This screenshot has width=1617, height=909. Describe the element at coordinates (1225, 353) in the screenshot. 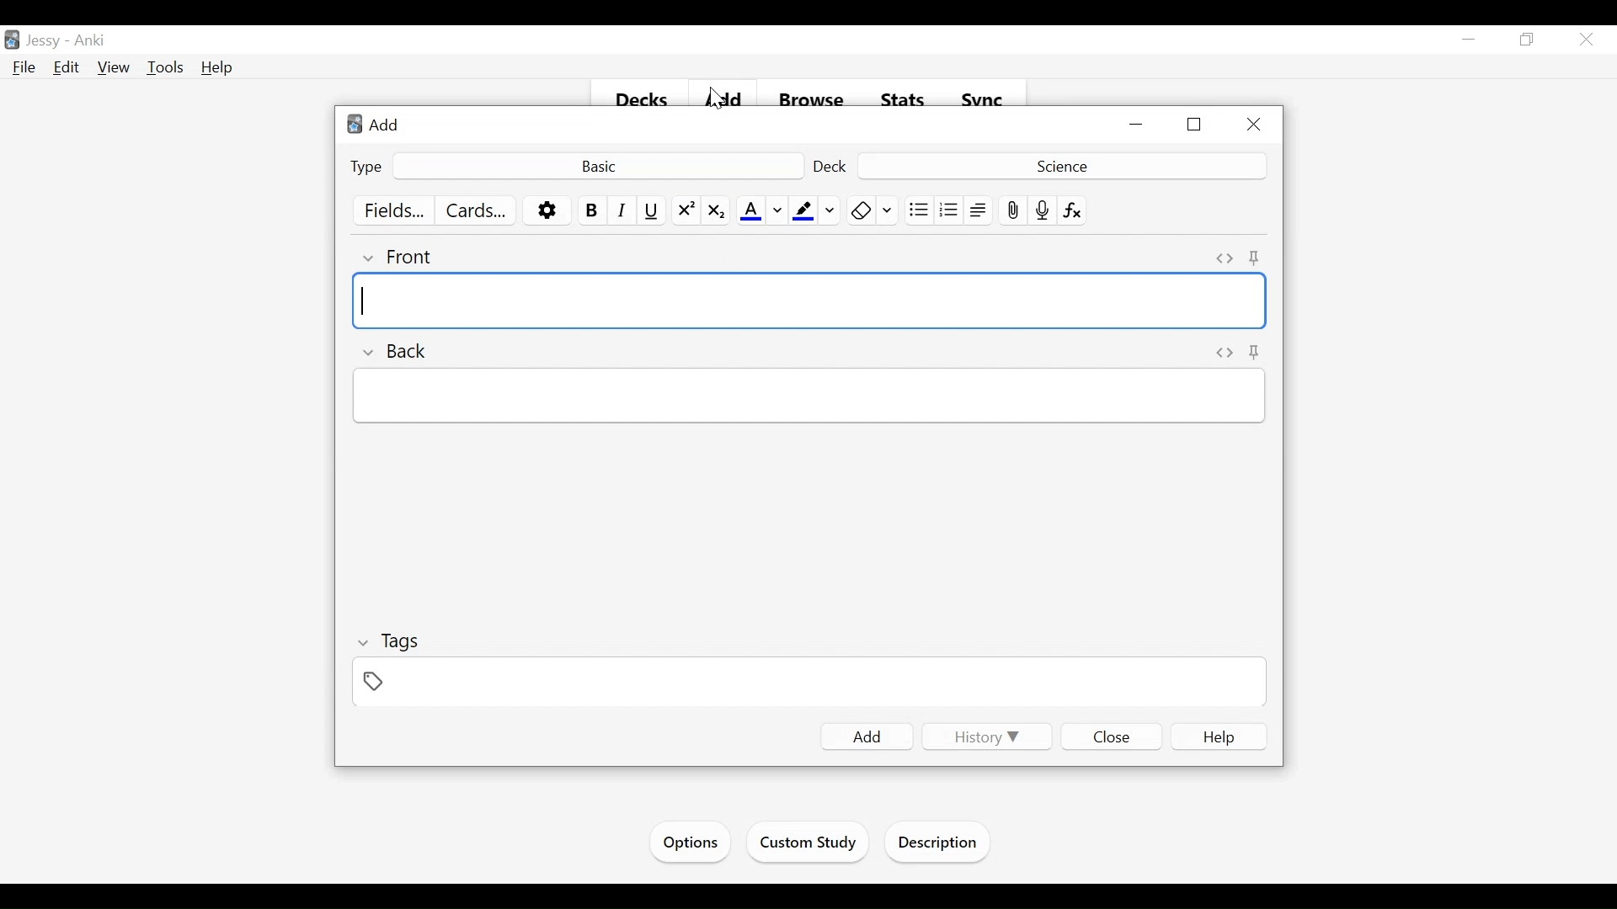

I see `Toggle HTML Editor` at that location.